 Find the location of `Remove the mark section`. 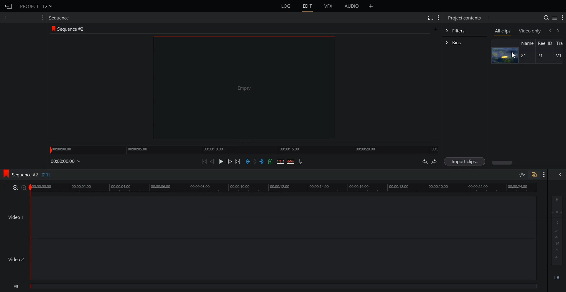

Remove the mark section is located at coordinates (280, 161).